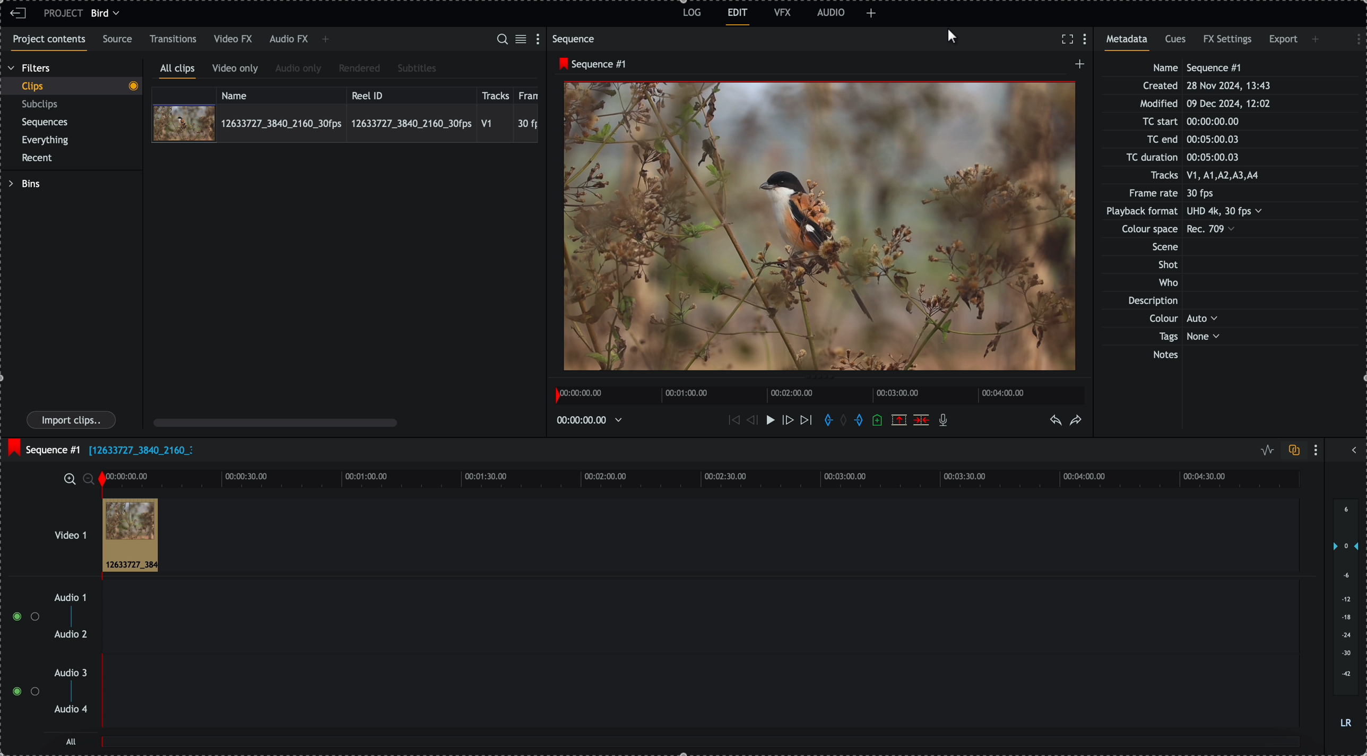 This screenshot has width=1367, height=756. Describe the element at coordinates (531, 94) in the screenshot. I see `frame` at that location.